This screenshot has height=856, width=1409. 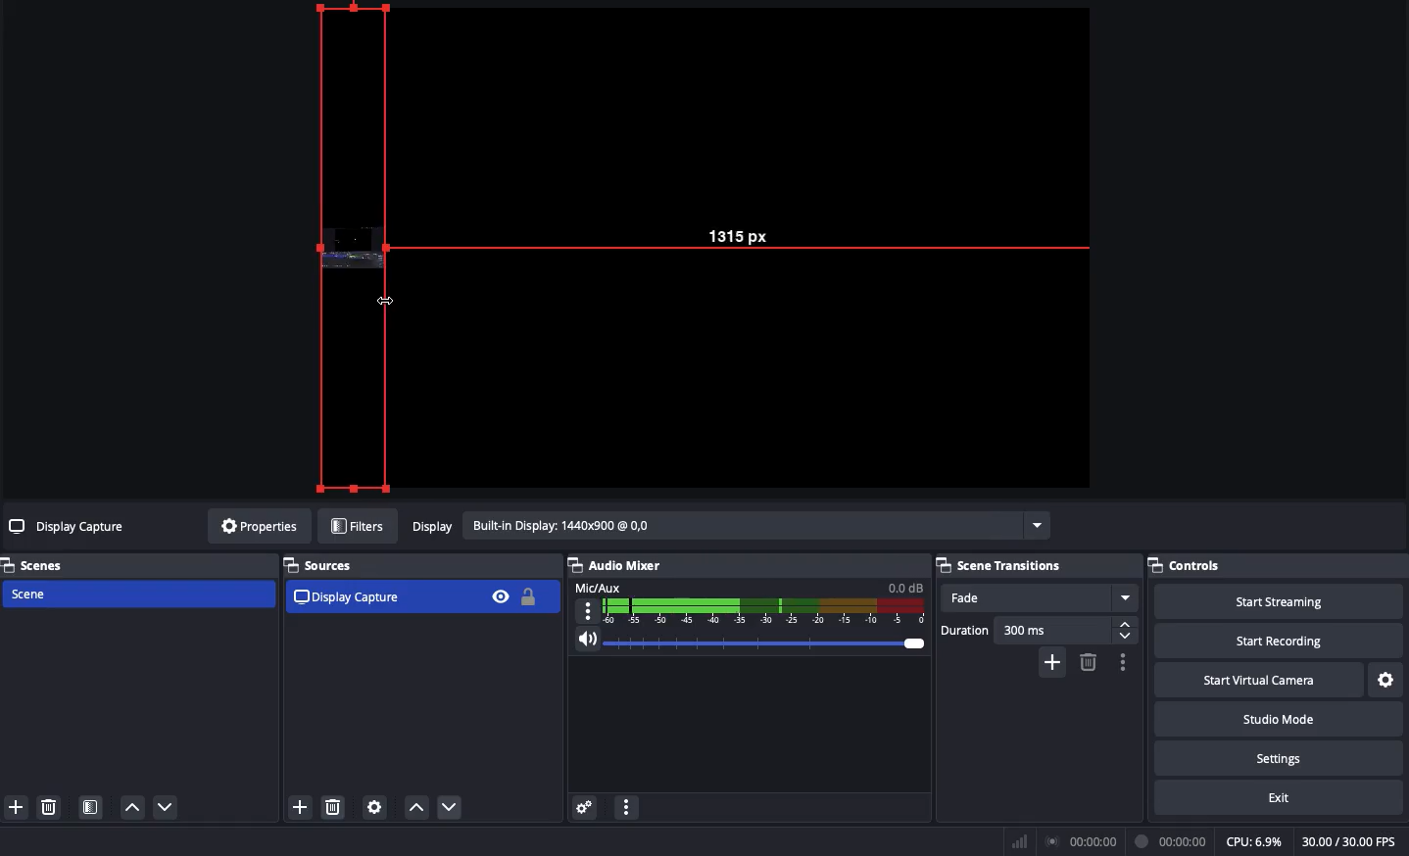 What do you see at coordinates (745, 644) in the screenshot?
I see `Volume` at bounding box center [745, 644].